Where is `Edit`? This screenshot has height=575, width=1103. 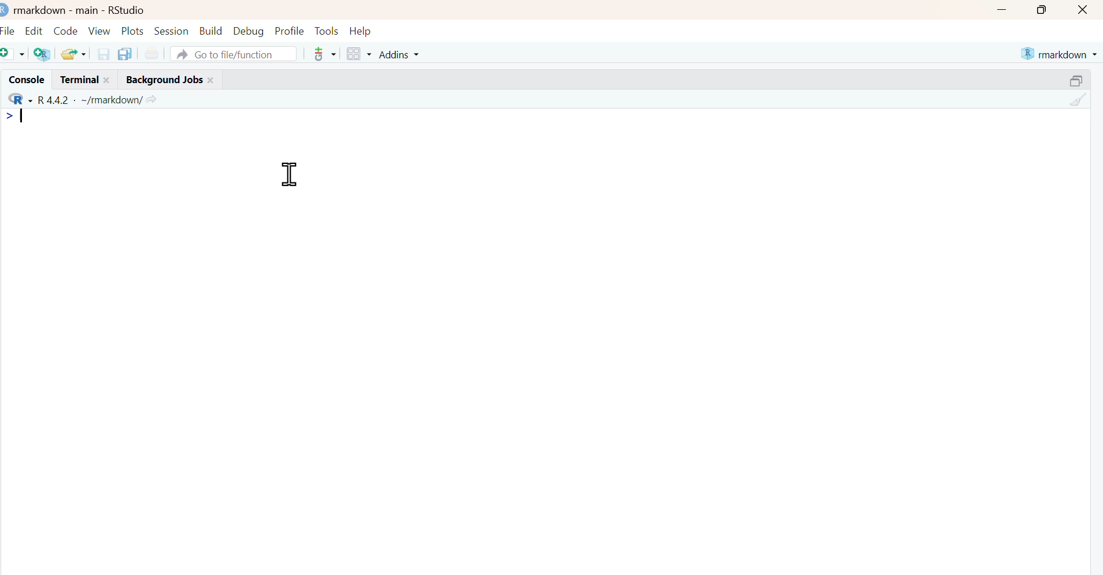 Edit is located at coordinates (35, 28).